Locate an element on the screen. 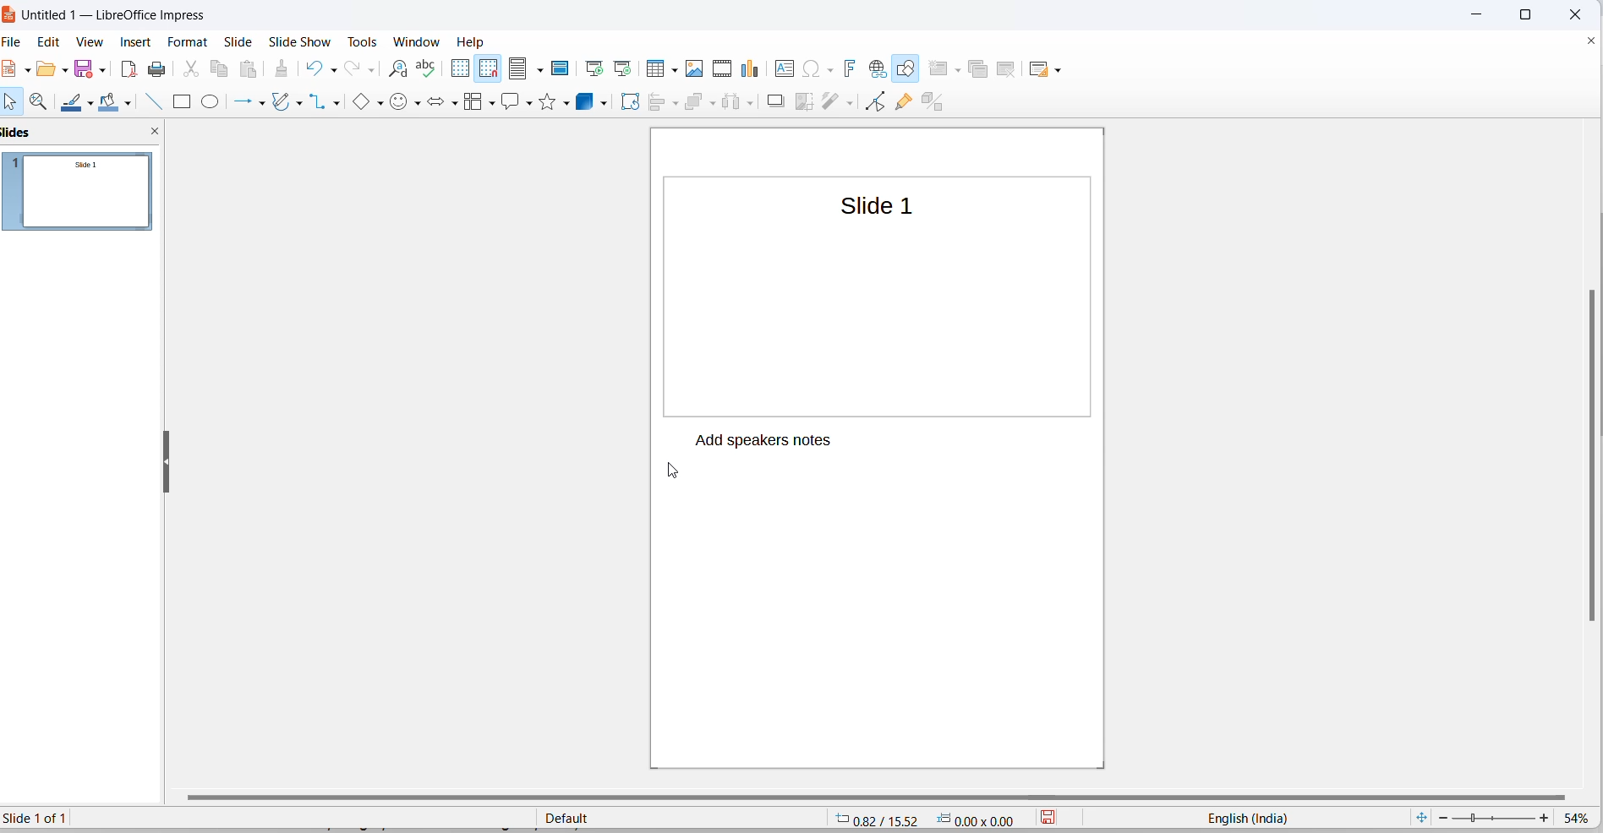 The width and height of the screenshot is (1603, 833). text language is located at coordinates (1248, 818).